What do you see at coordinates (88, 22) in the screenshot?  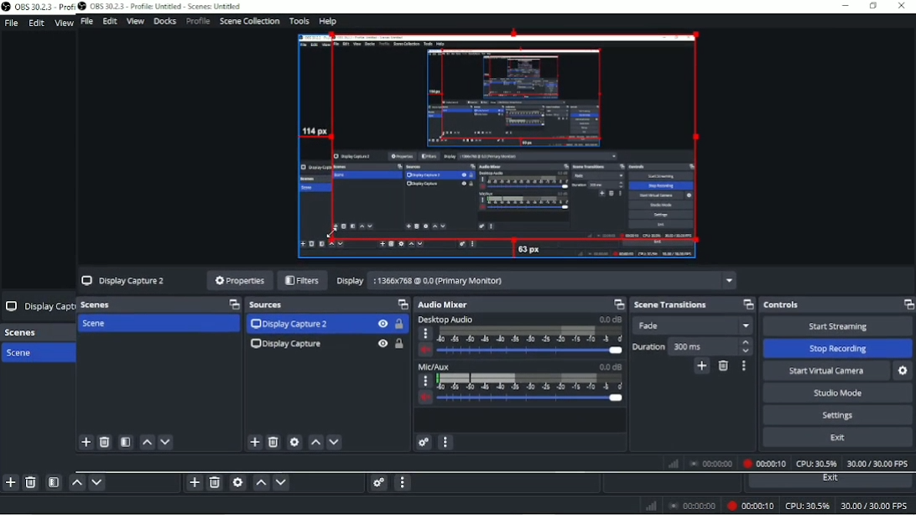 I see `File` at bounding box center [88, 22].